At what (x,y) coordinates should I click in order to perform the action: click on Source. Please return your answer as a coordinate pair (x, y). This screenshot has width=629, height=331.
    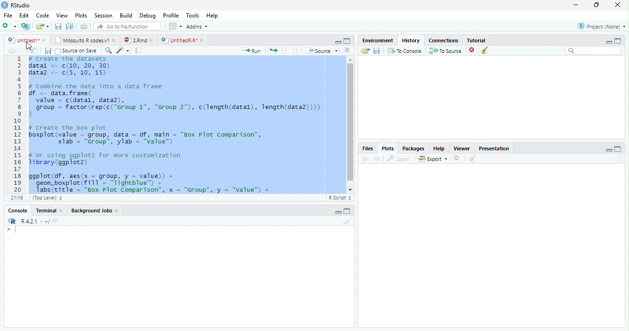
    Looking at the image, I should click on (322, 51).